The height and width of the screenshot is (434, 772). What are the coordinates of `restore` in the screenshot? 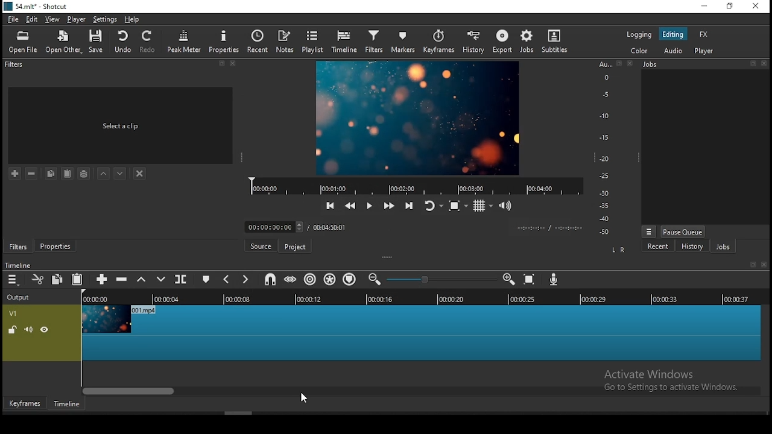 It's located at (221, 64).